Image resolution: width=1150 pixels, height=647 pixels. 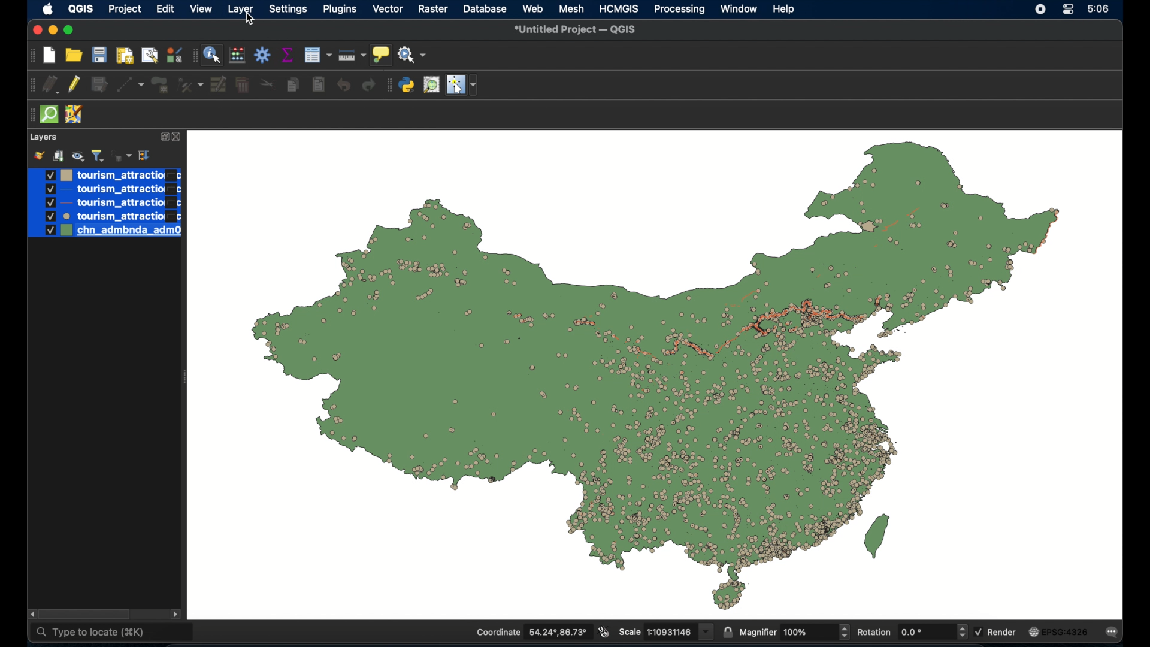 What do you see at coordinates (1060, 631) in the screenshot?
I see `current crs` at bounding box center [1060, 631].